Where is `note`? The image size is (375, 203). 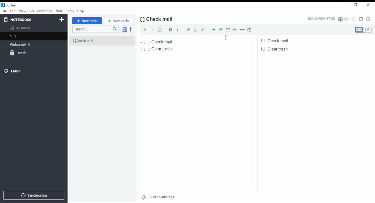 note is located at coordinates (59, 11).